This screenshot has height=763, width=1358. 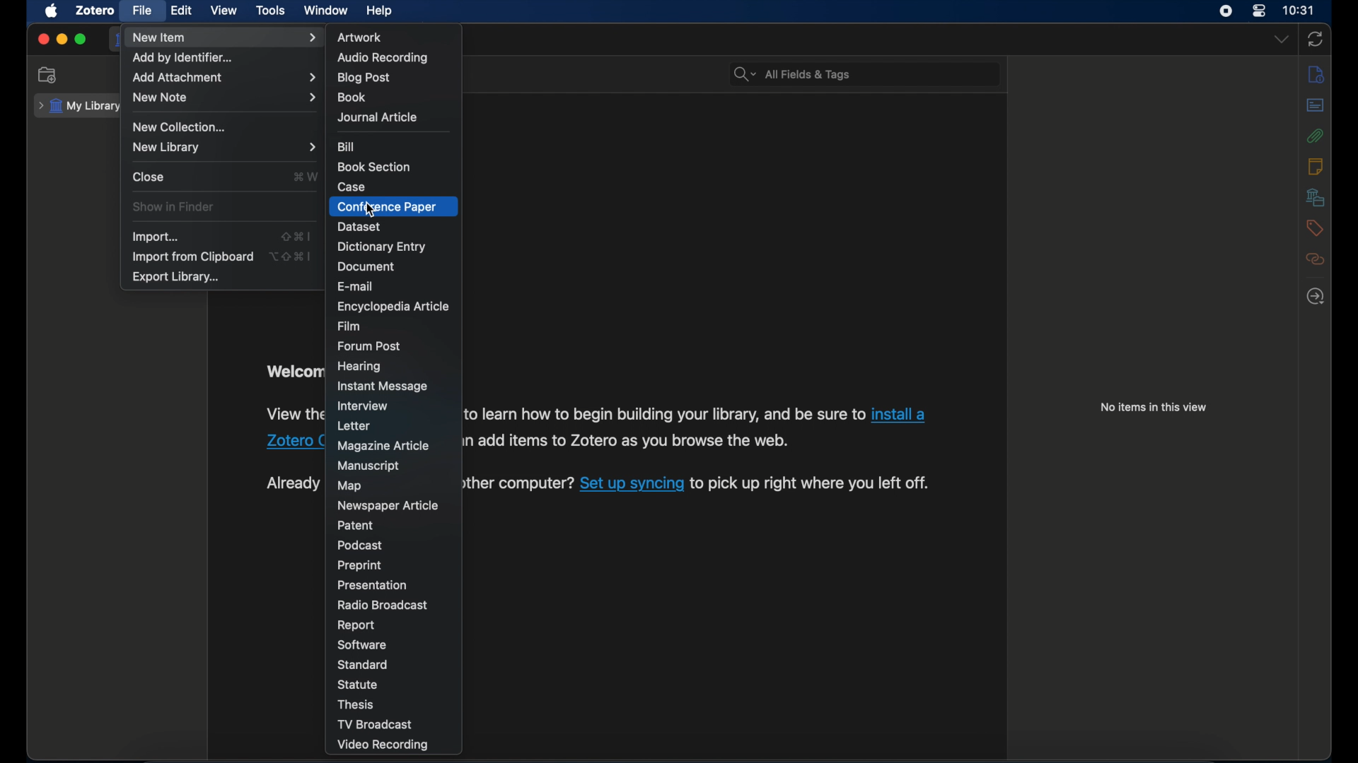 I want to click on standard, so click(x=361, y=664).